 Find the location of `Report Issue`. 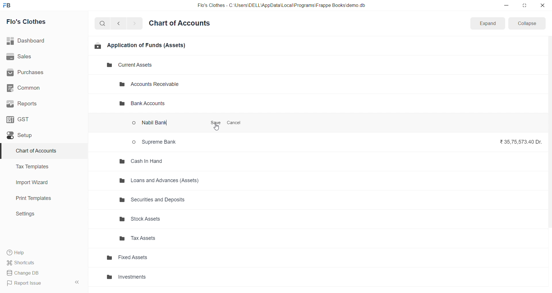

Report Issue is located at coordinates (36, 283).